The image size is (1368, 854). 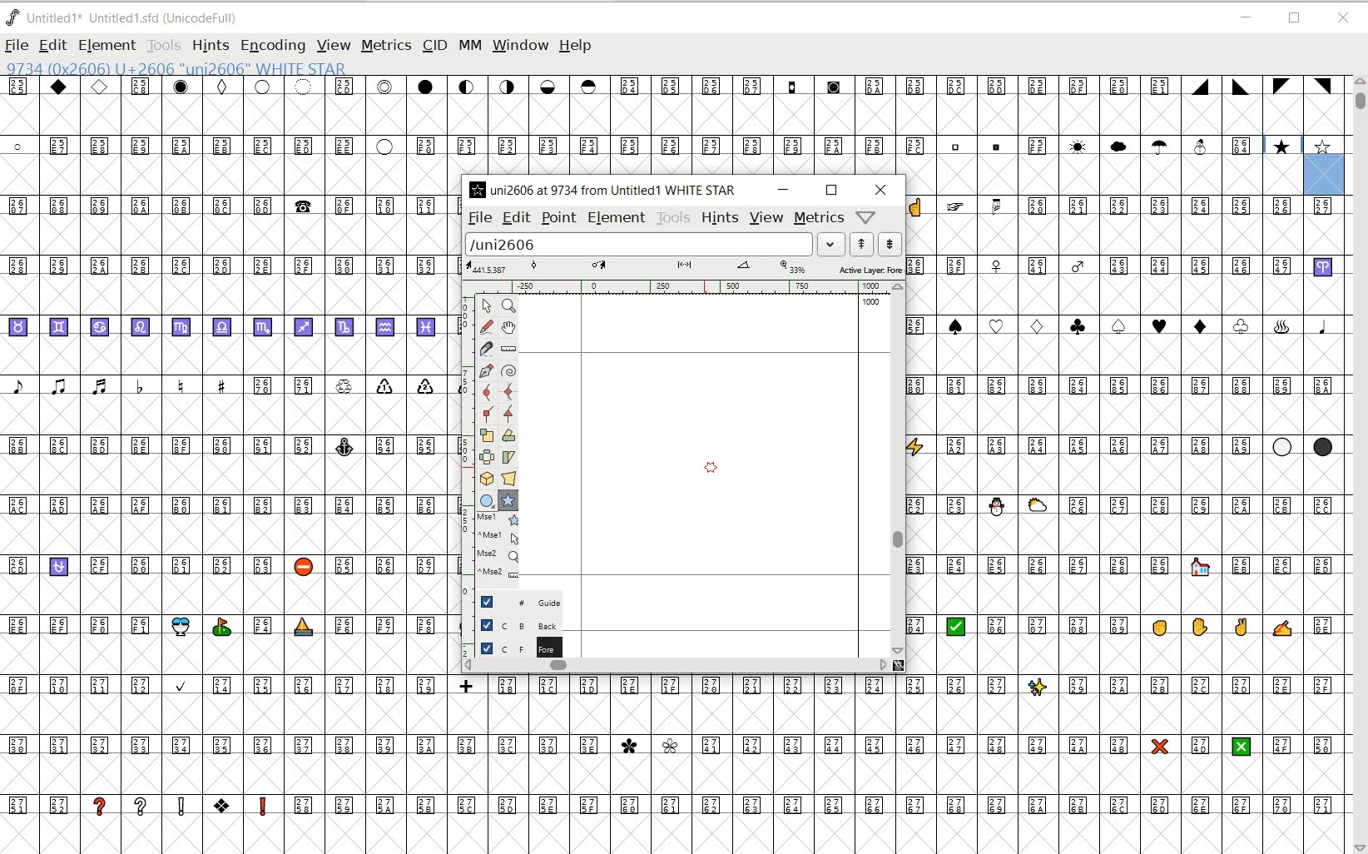 What do you see at coordinates (509, 415) in the screenshot?
I see `ADD A TANGENT POINT` at bounding box center [509, 415].